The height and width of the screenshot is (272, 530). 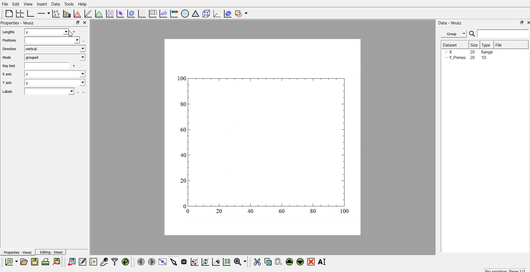 I want to click on plot data, so click(x=131, y=13).